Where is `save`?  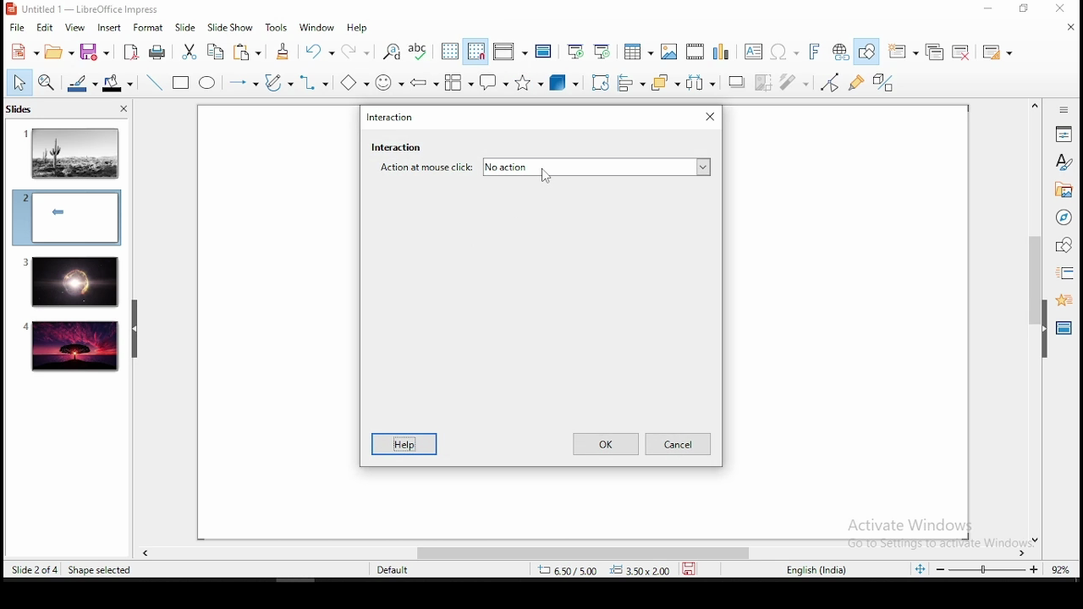 save is located at coordinates (693, 568).